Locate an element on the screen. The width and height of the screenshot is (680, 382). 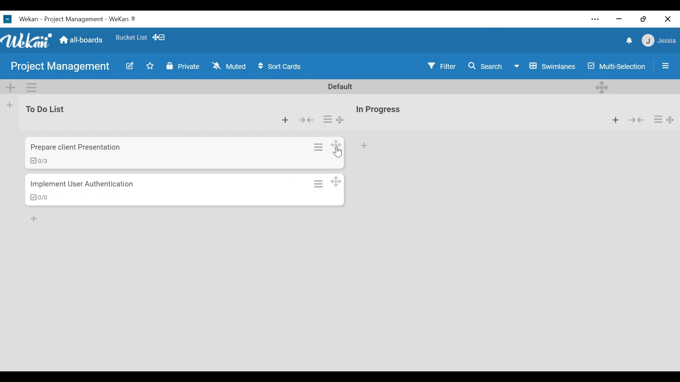
Toggle favorites is located at coordinates (150, 66).